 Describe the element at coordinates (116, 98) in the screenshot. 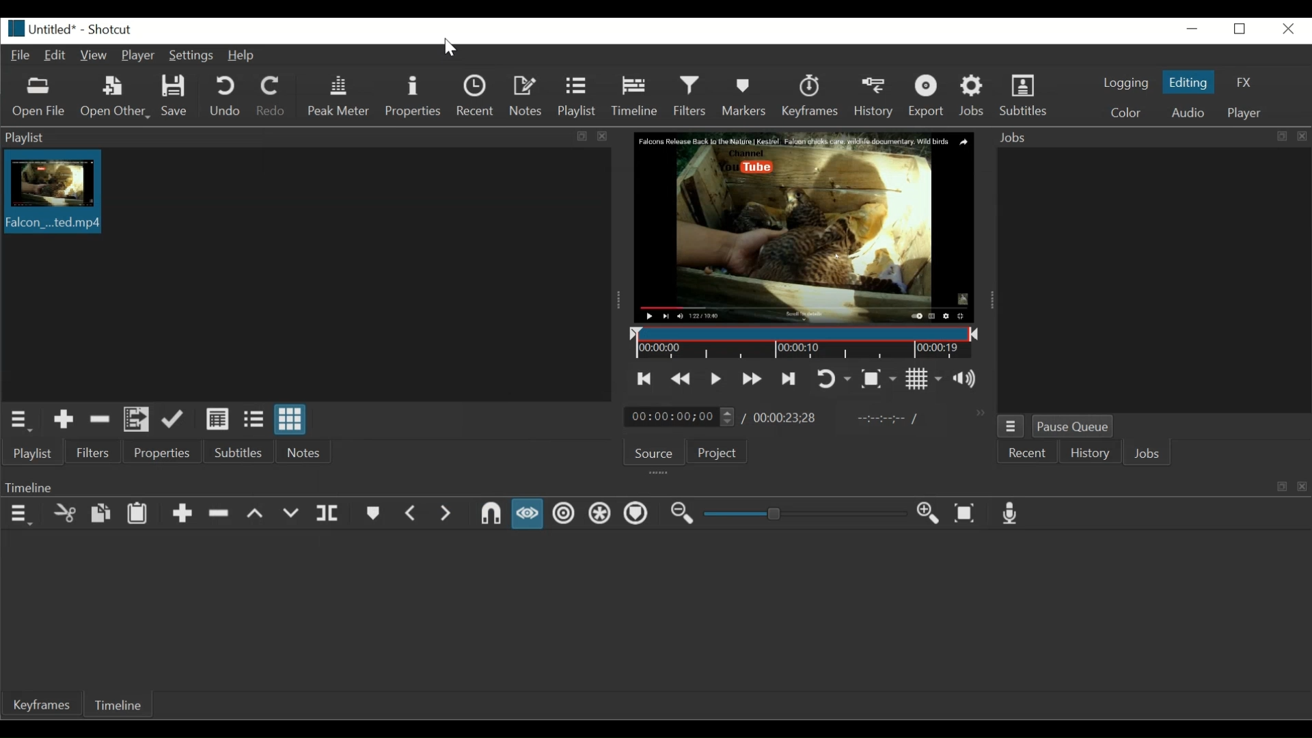

I see `Open Other` at that location.